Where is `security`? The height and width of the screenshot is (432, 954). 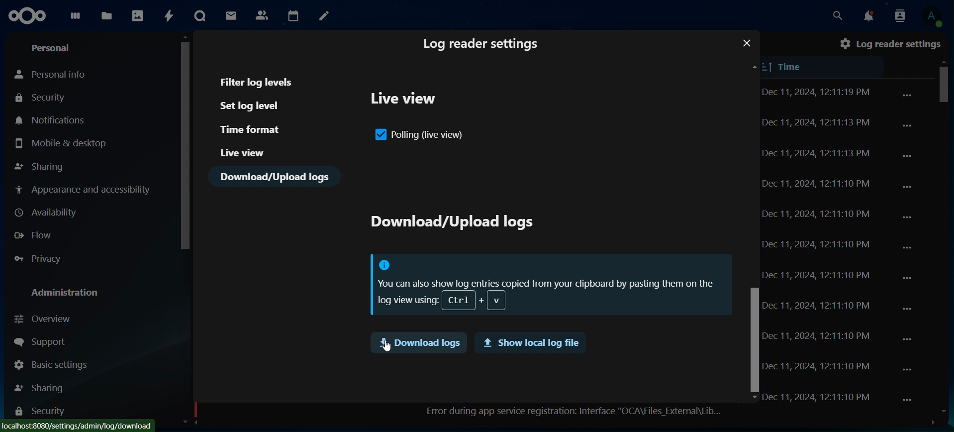 security is located at coordinates (43, 97).